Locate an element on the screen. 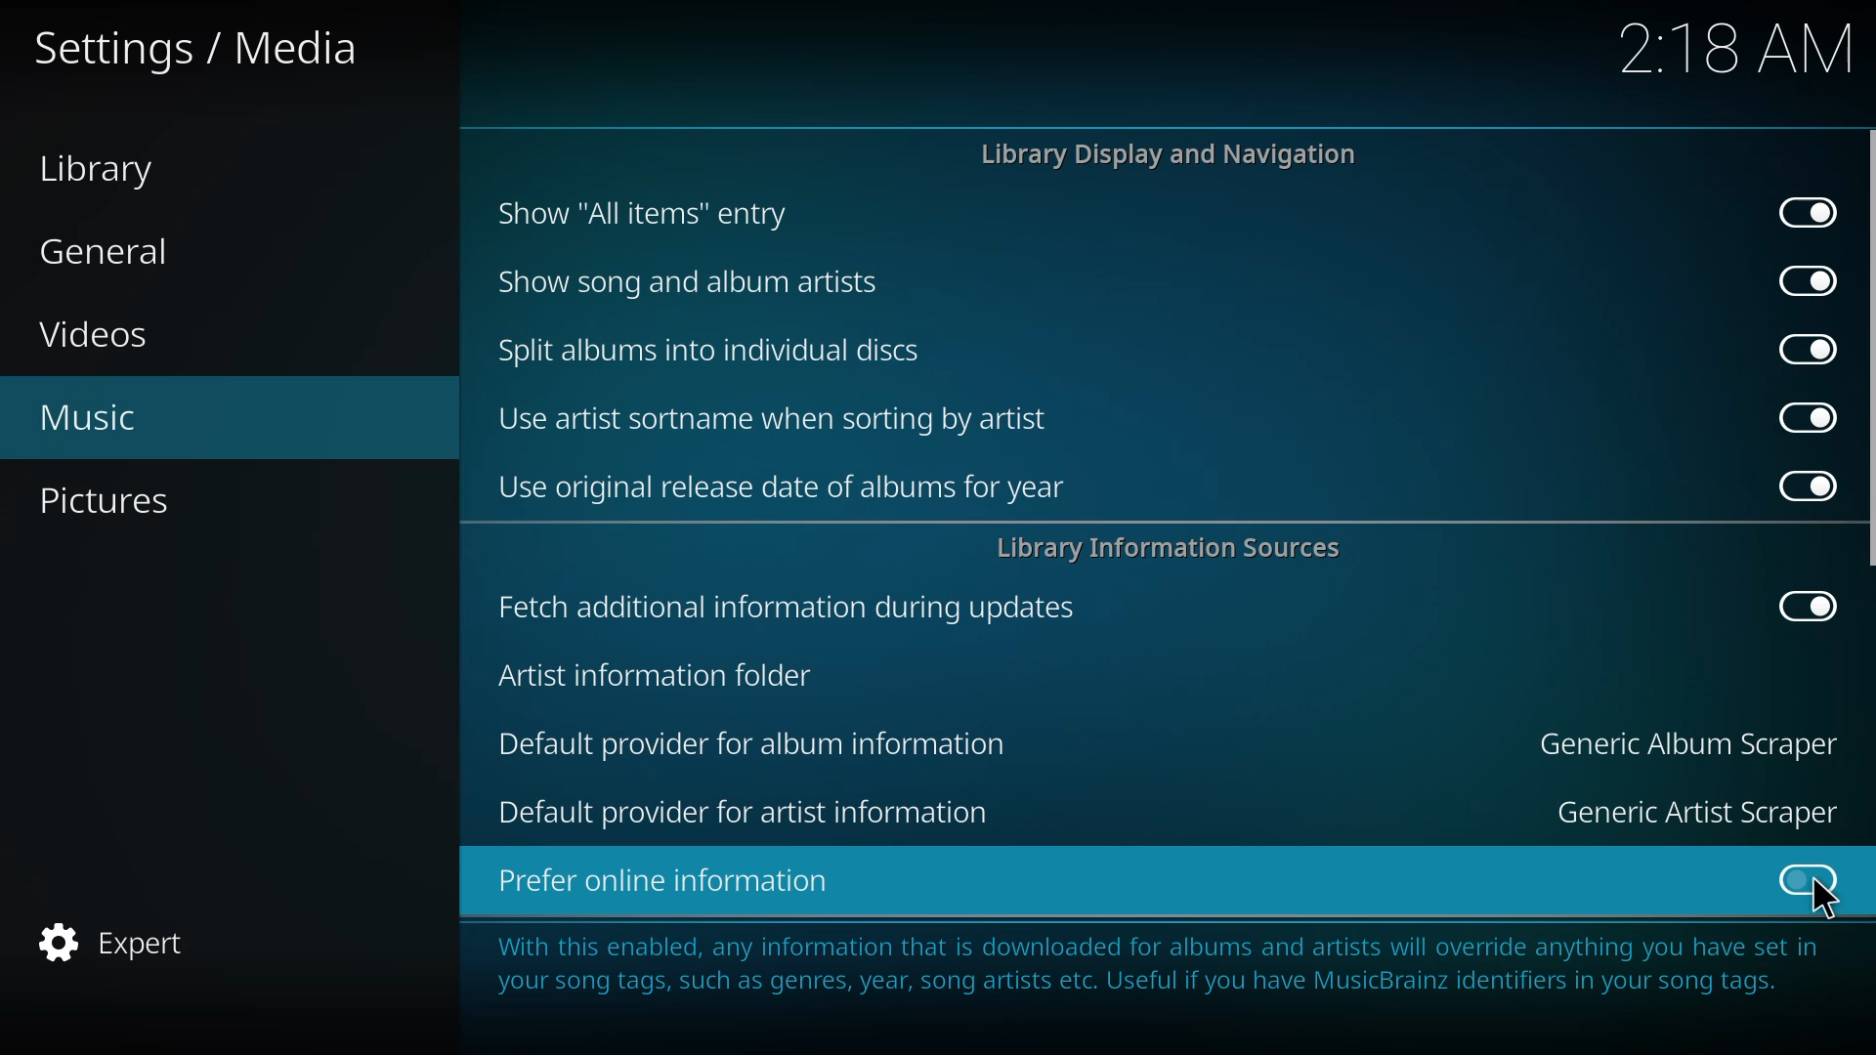 The image size is (1876, 1055). enabled is located at coordinates (1796, 483).